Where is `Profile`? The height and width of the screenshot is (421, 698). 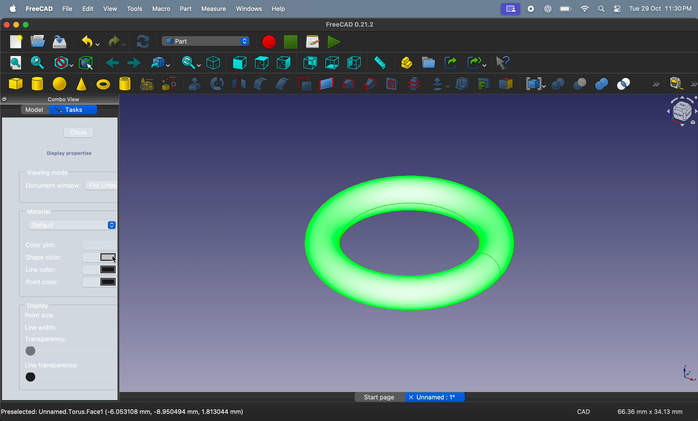
Profile is located at coordinates (510, 8).